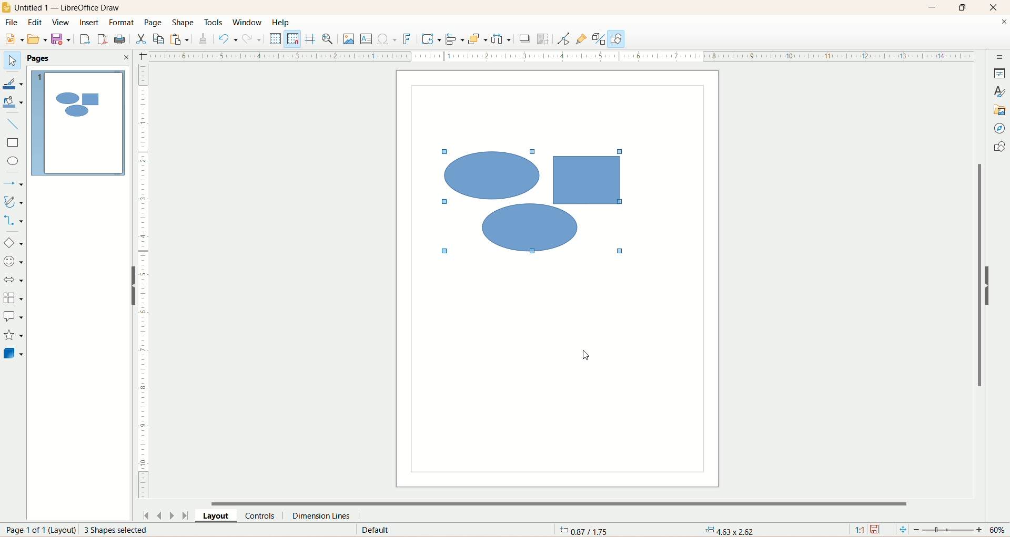 This screenshot has width=1010, height=537. Describe the element at coordinates (252, 42) in the screenshot. I see `redo` at that location.